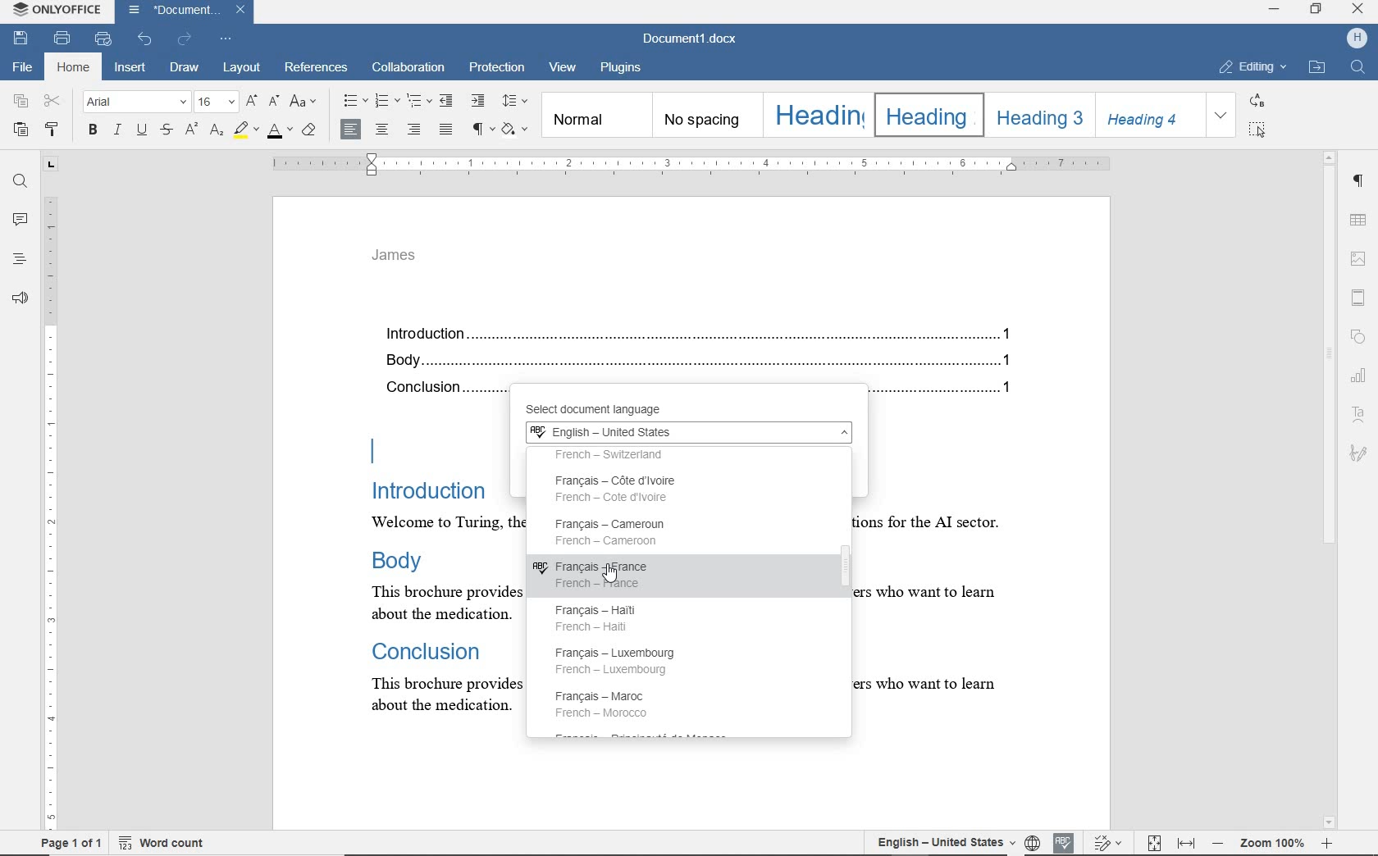 The height and width of the screenshot is (856, 1378). I want to click on select document language, so click(617, 410).